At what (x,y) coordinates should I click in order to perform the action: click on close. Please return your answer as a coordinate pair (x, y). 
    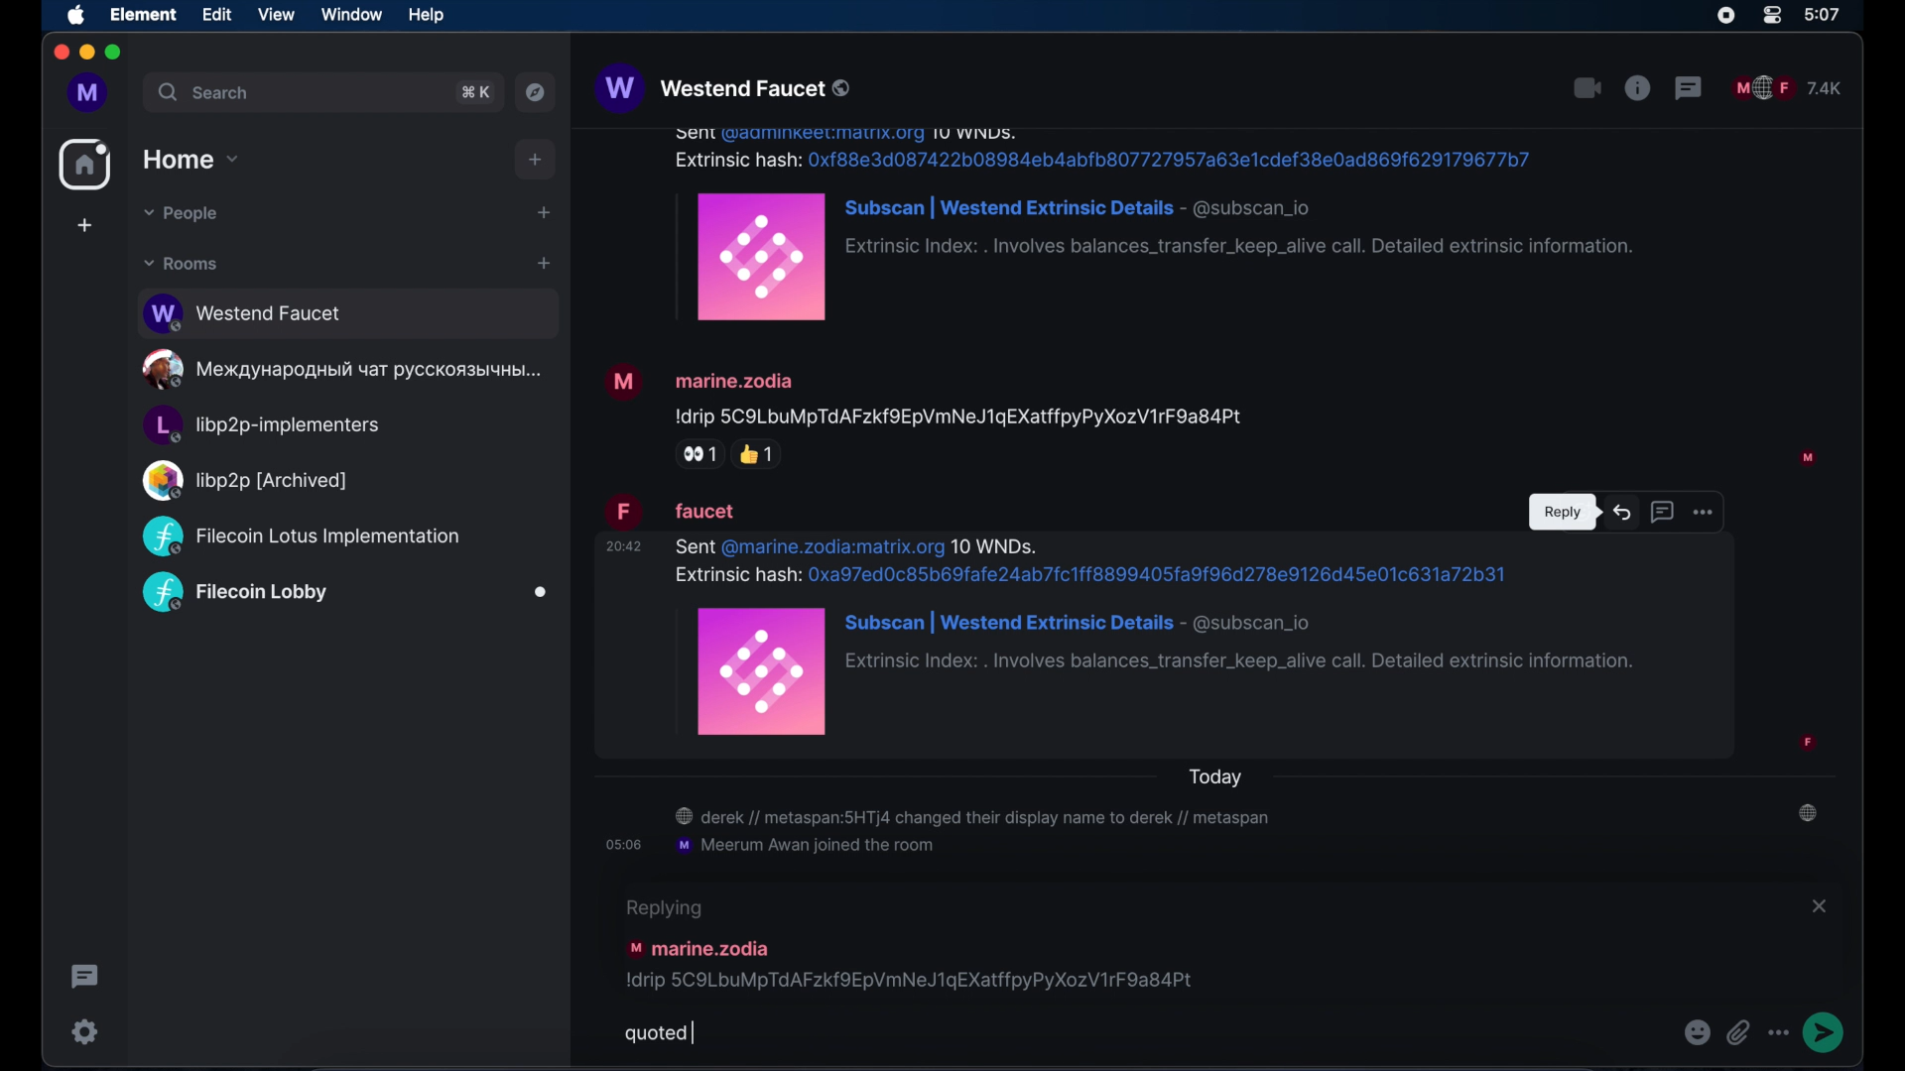
    Looking at the image, I should click on (60, 53).